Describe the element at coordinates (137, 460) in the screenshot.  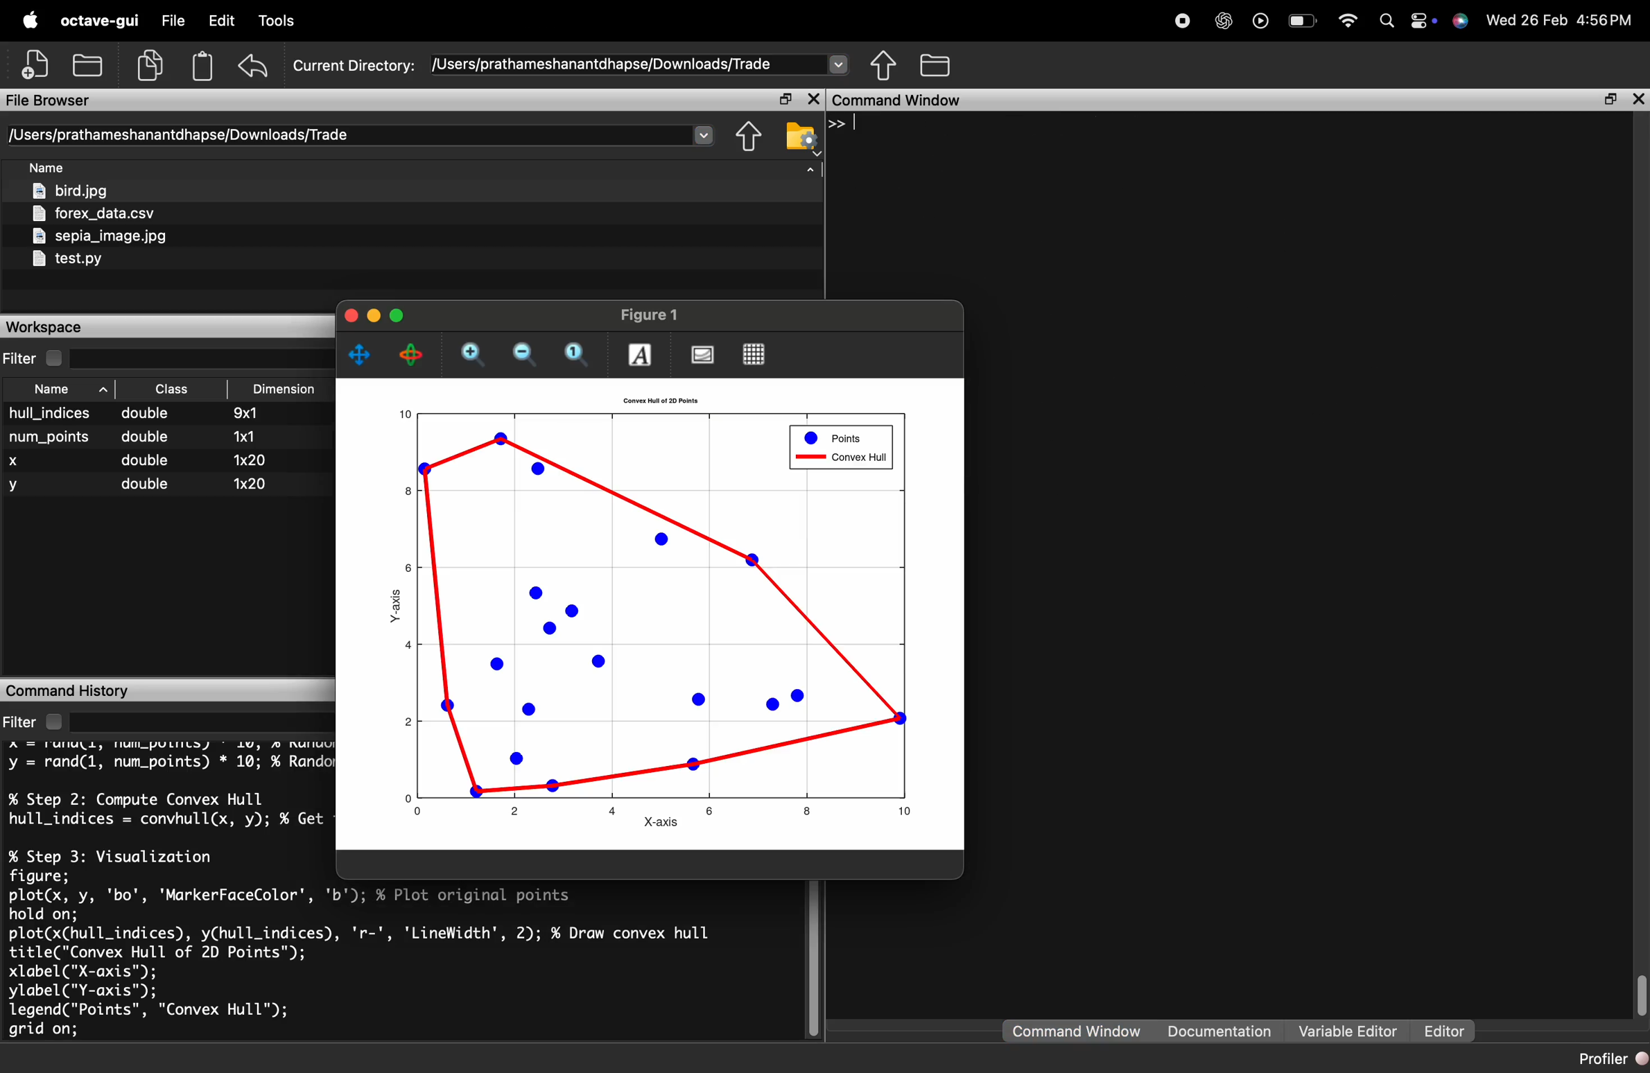
I see `X double 1x20` at that location.